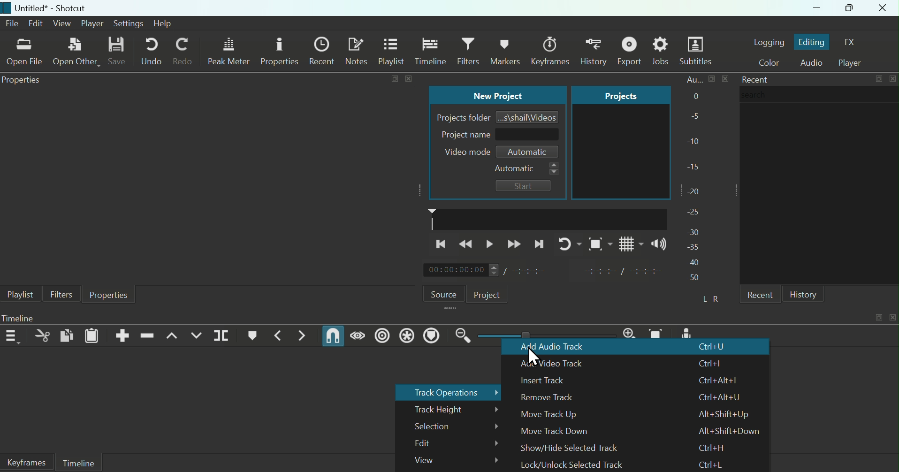 Image resolution: width=899 pixels, height=472 pixels. I want to click on close, so click(892, 318).